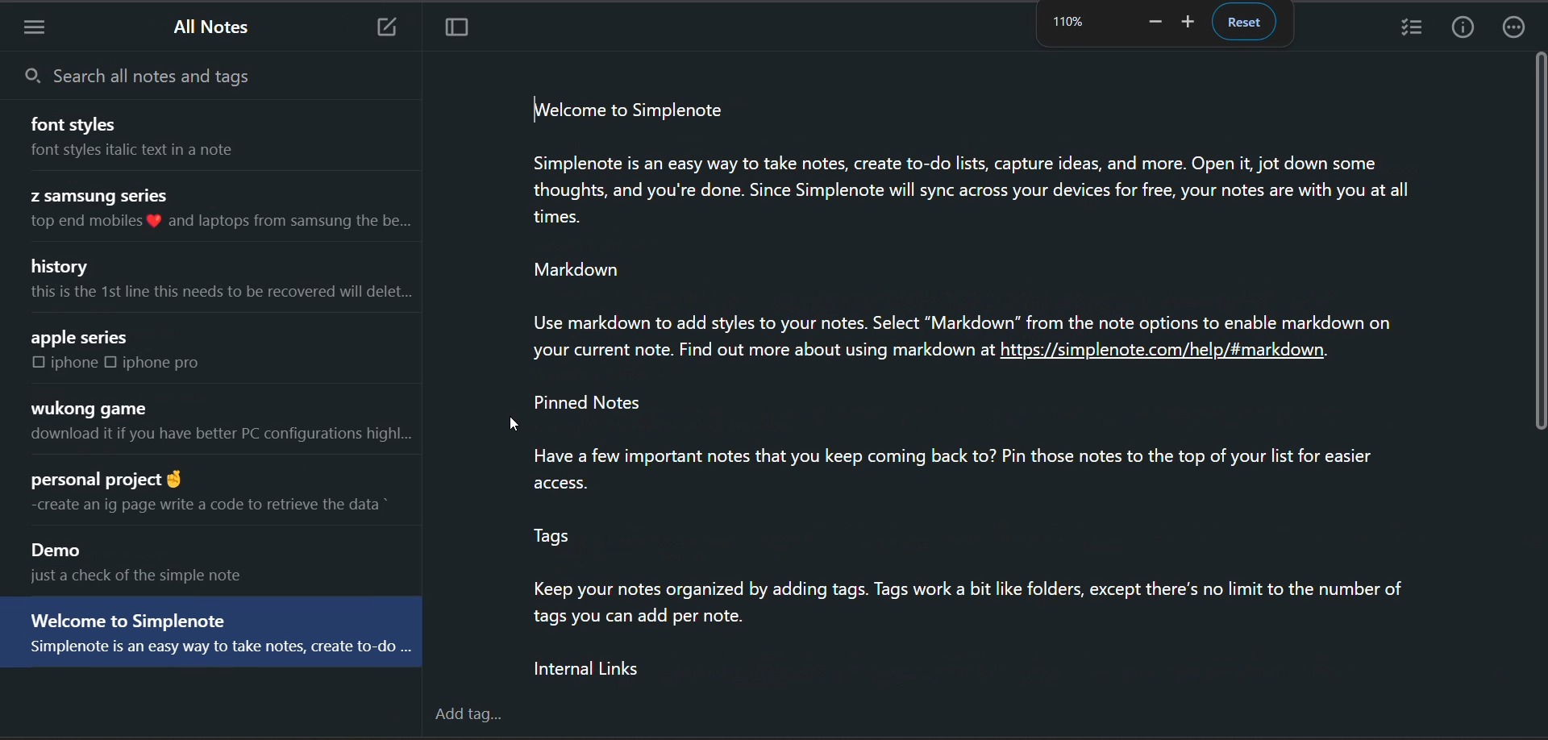 The width and height of the screenshot is (1548, 740). Describe the element at coordinates (77, 365) in the screenshot. I see `iphone` at that location.